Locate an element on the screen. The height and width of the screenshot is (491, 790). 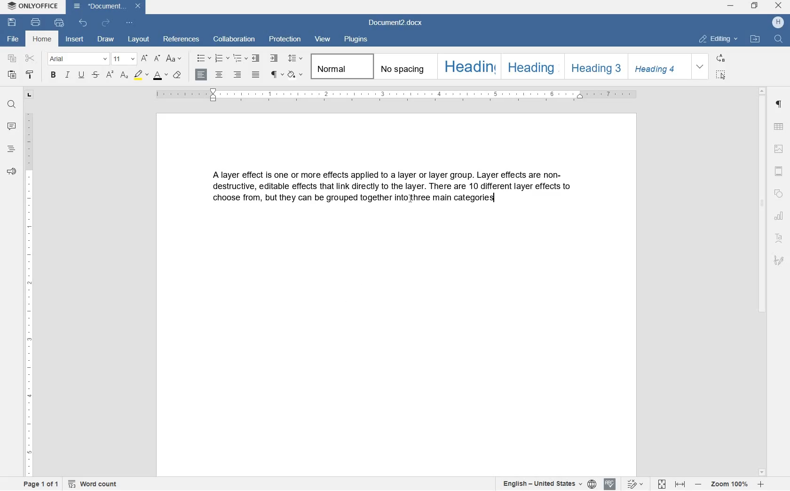
save is located at coordinates (11, 22).